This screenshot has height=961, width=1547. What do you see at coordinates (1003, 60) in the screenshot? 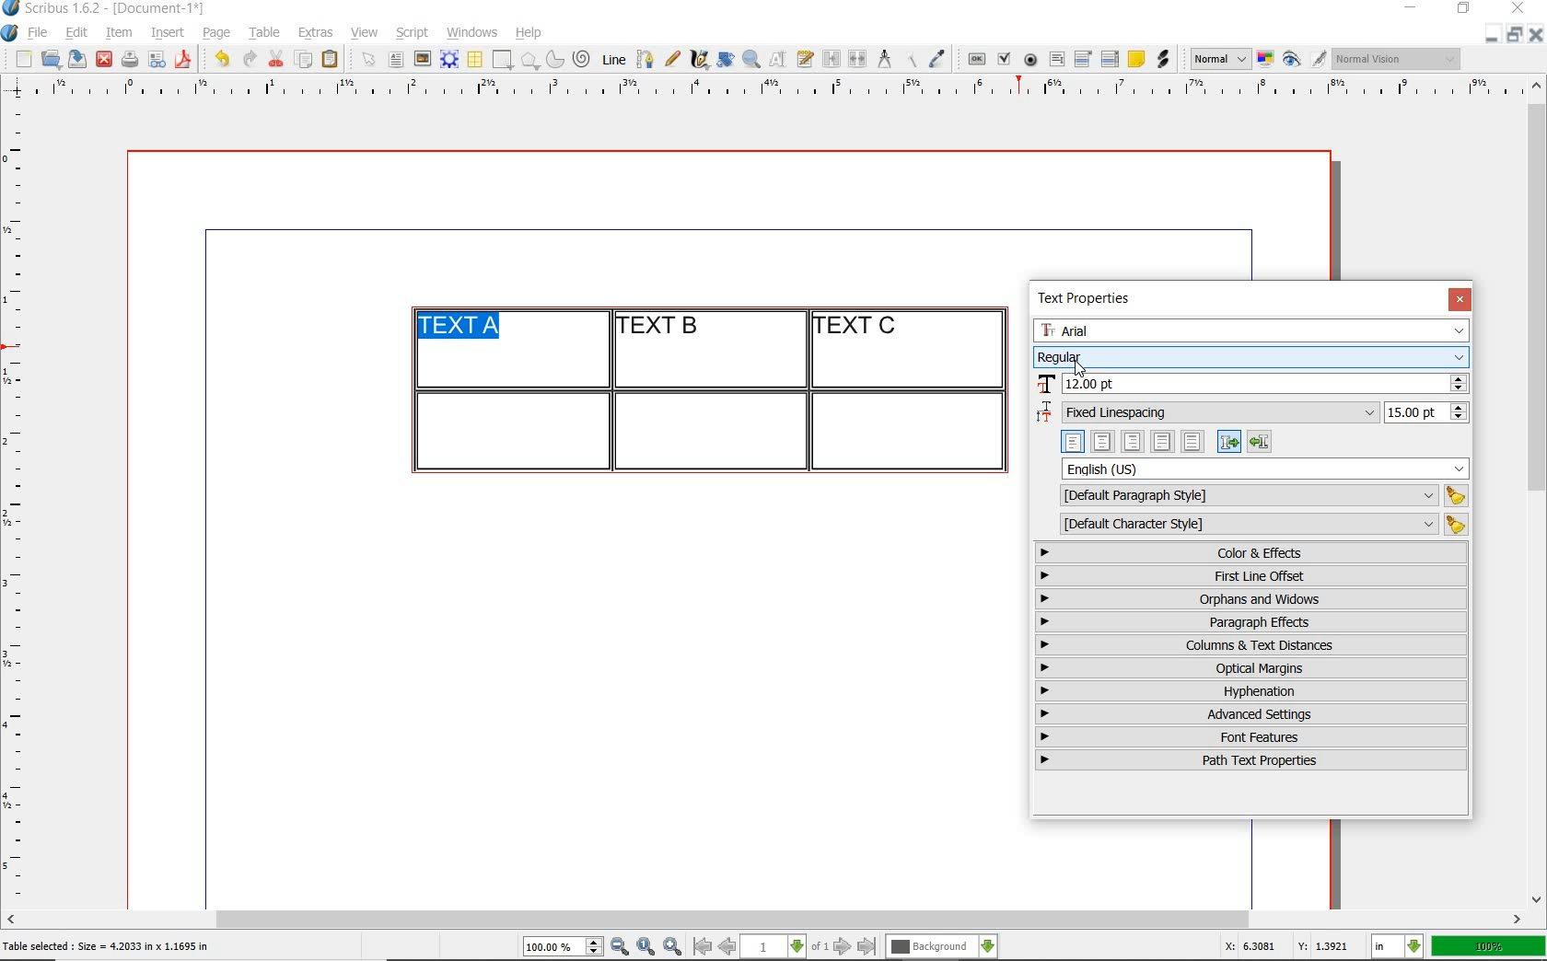
I see `pdf check box` at bounding box center [1003, 60].